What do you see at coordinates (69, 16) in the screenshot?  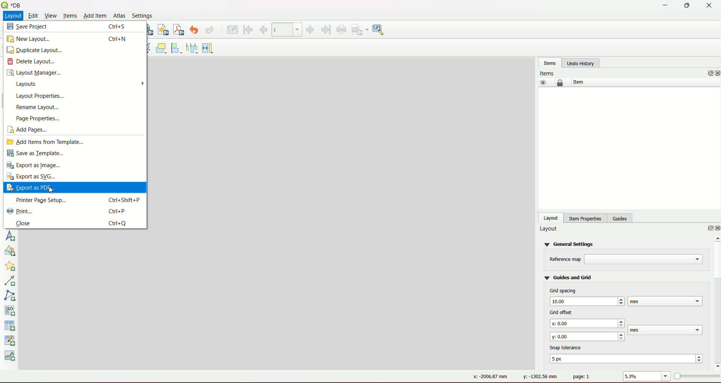 I see `Items` at bounding box center [69, 16].